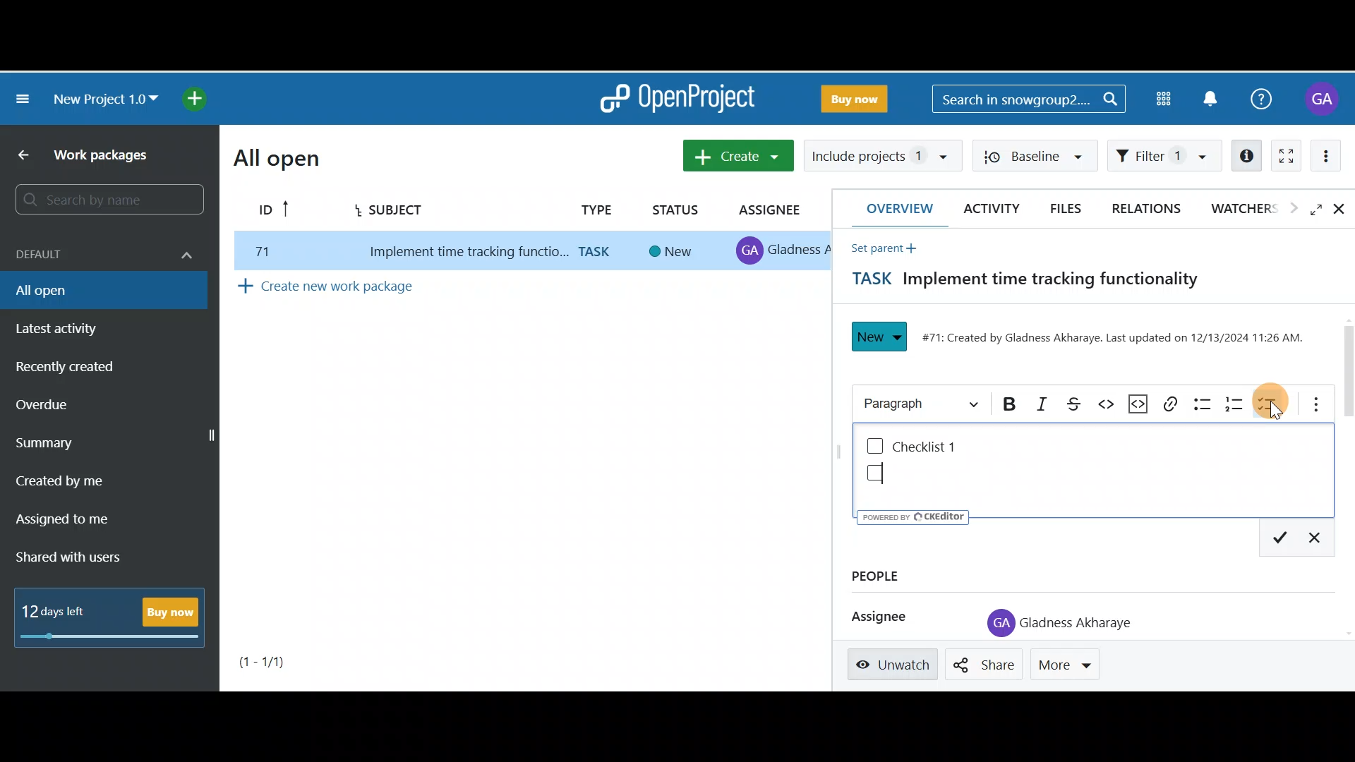 The image size is (1355, 762). I want to click on Bold, so click(1005, 406).